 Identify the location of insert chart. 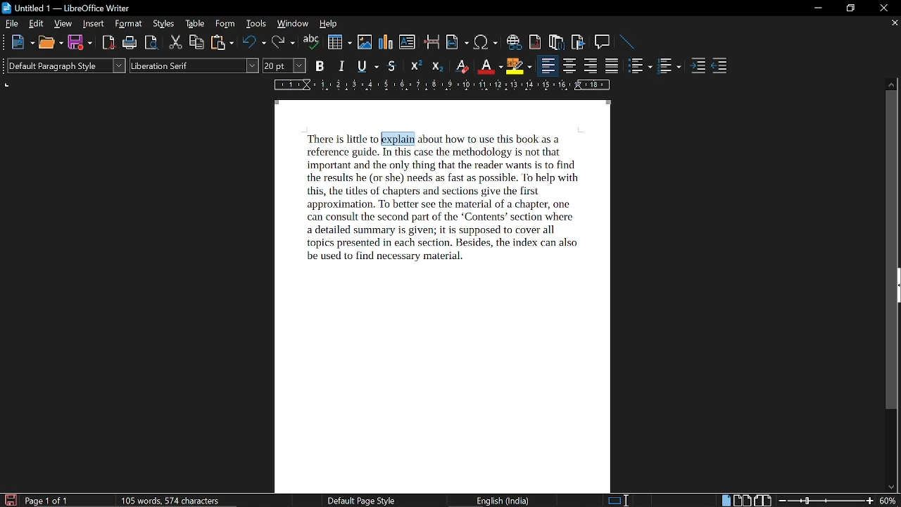
(386, 42).